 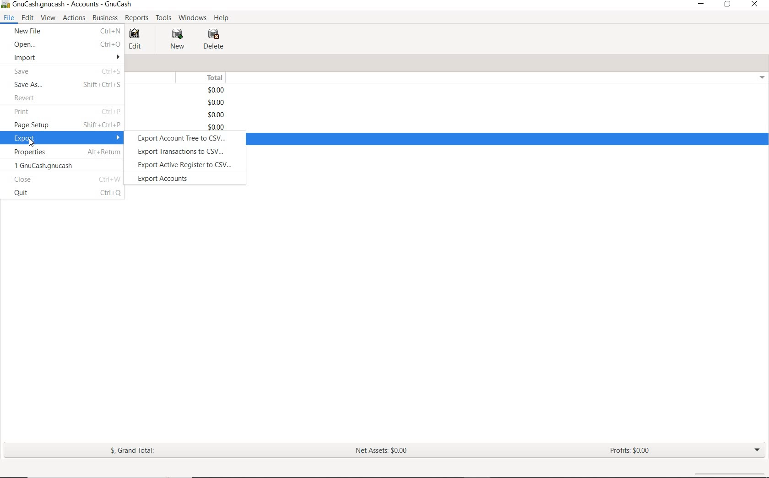 What do you see at coordinates (22, 139) in the screenshot?
I see `EXPORT` at bounding box center [22, 139].